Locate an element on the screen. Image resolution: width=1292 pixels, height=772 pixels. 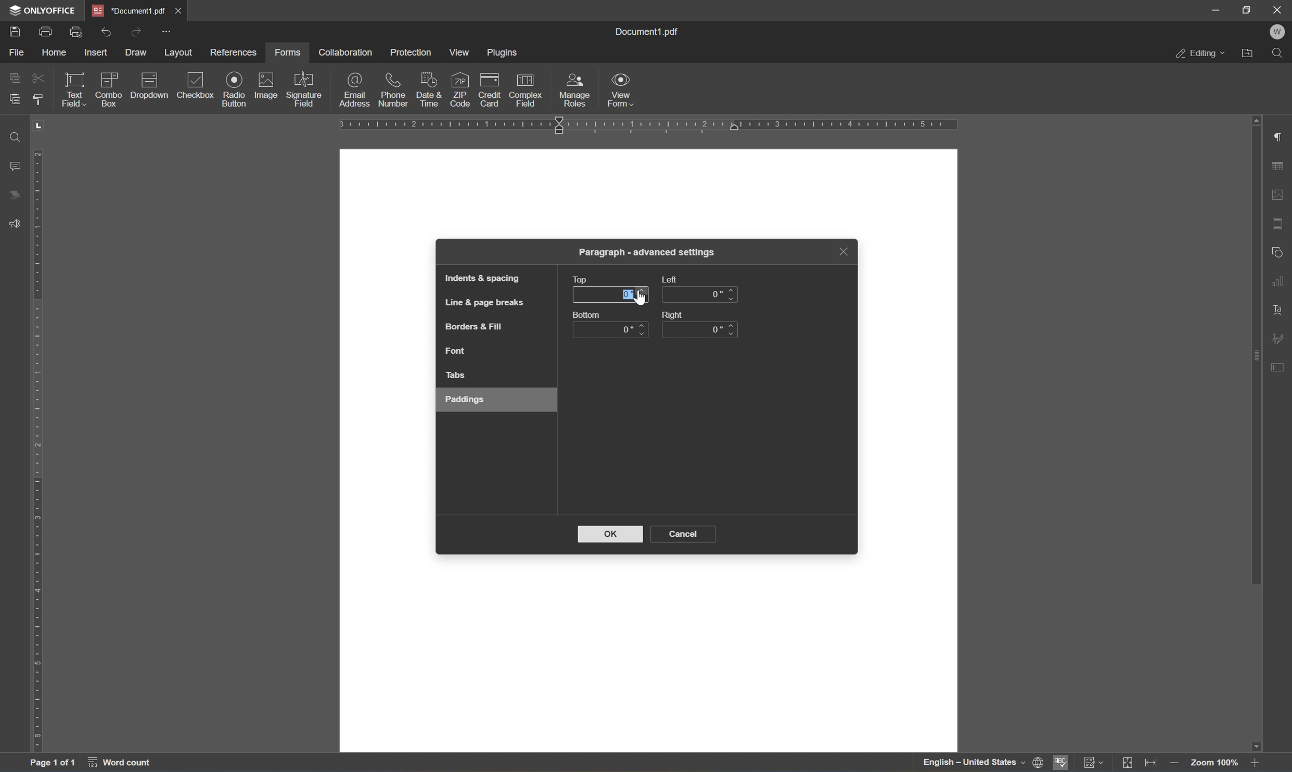
combo box is located at coordinates (110, 87).